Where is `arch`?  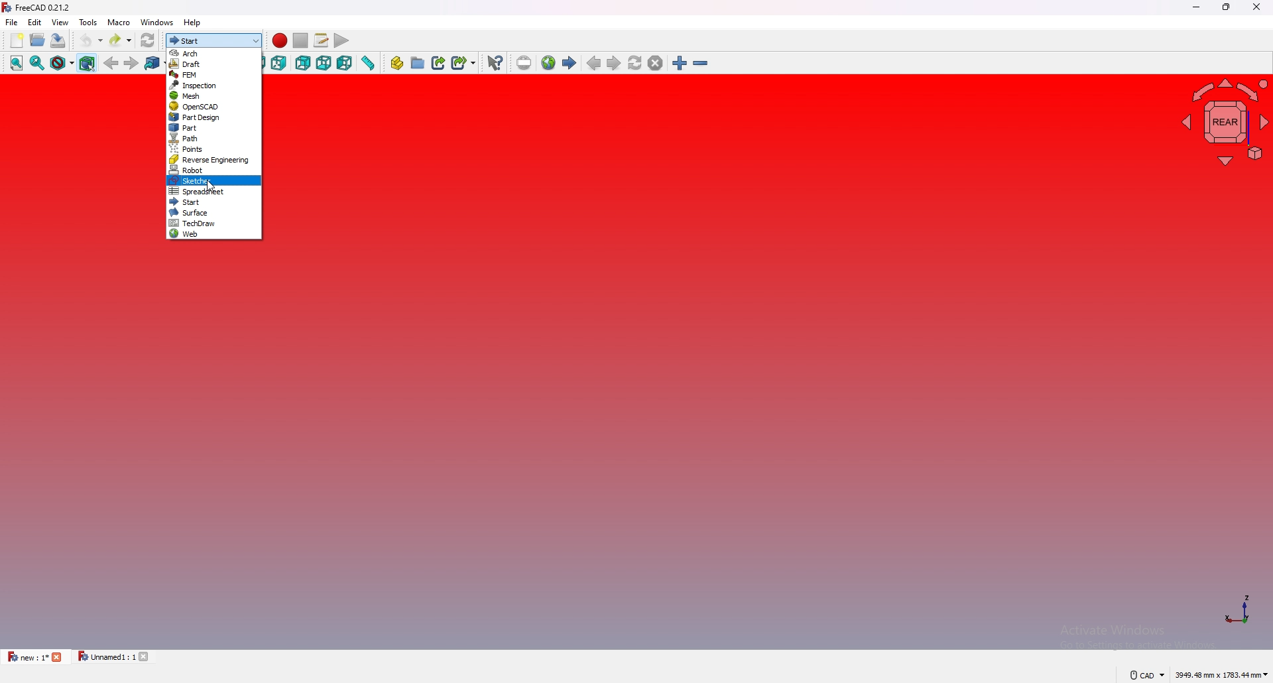 arch is located at coordinates (213, 53).